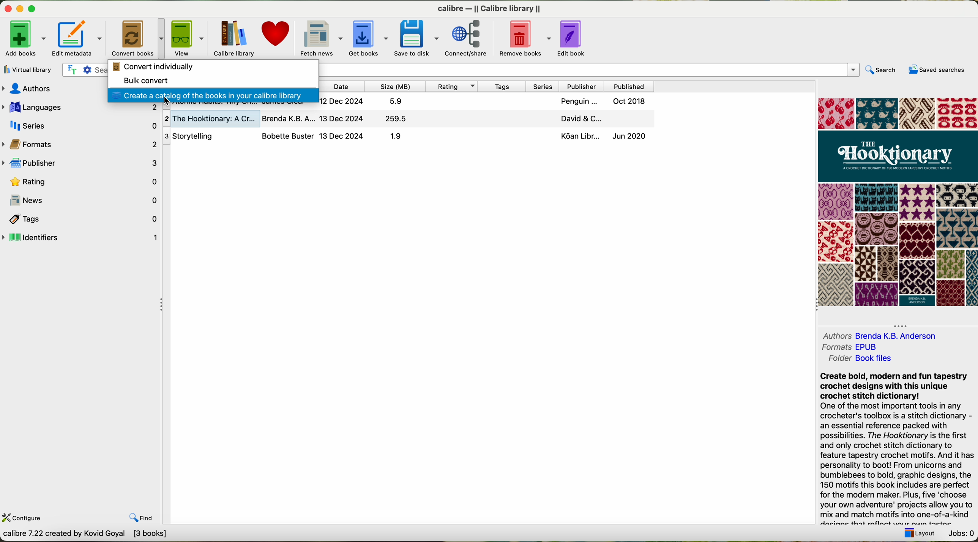 The image size is (978, 542). Describe the element at coordinates (188, 38) in the screenshot. I see `view` at that location.